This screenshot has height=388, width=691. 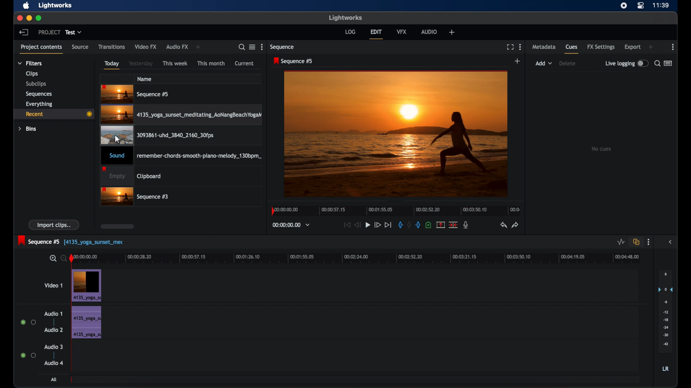 What do you see at coordinates (140, 63) in the screenshot?
I see `yesterday` at bounding box center [140, 63].